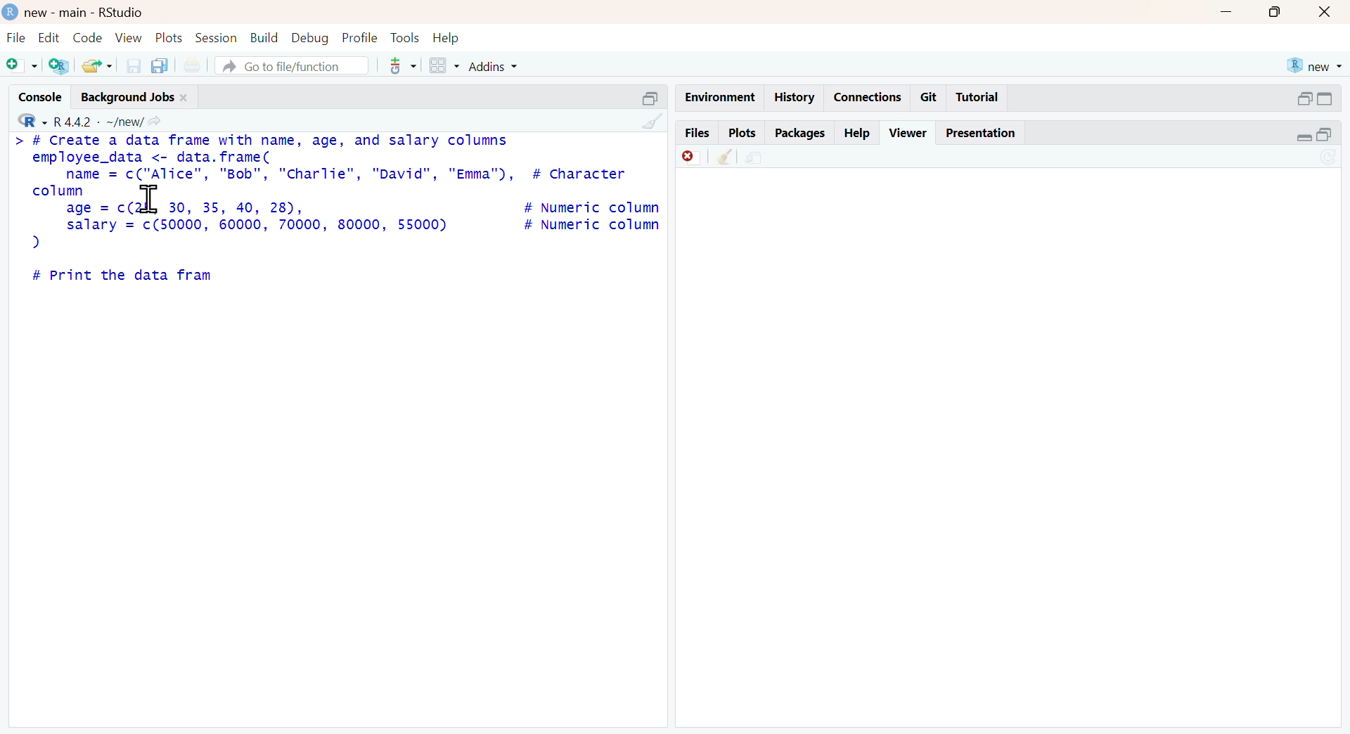 The width and height of the screenshot is (1350, 734). What do you see at coordinates (151, 202) in the screenshot?
I see `cursor` at bounding box center [151, 202].